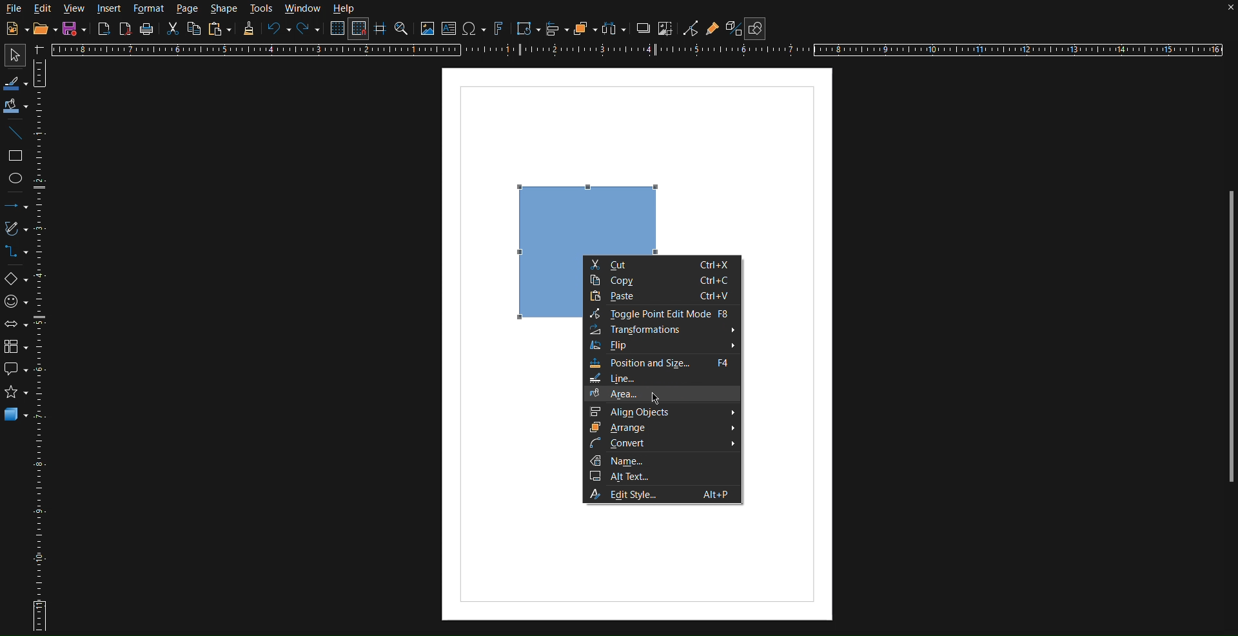 The height and width of the screenshot is (636, 1238). I want to click on Connections, so click(14, 253).